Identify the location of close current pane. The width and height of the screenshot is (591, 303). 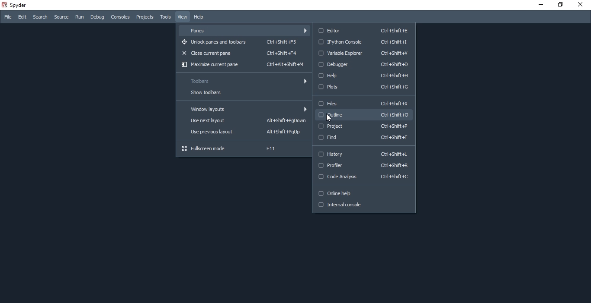
(244, 53).